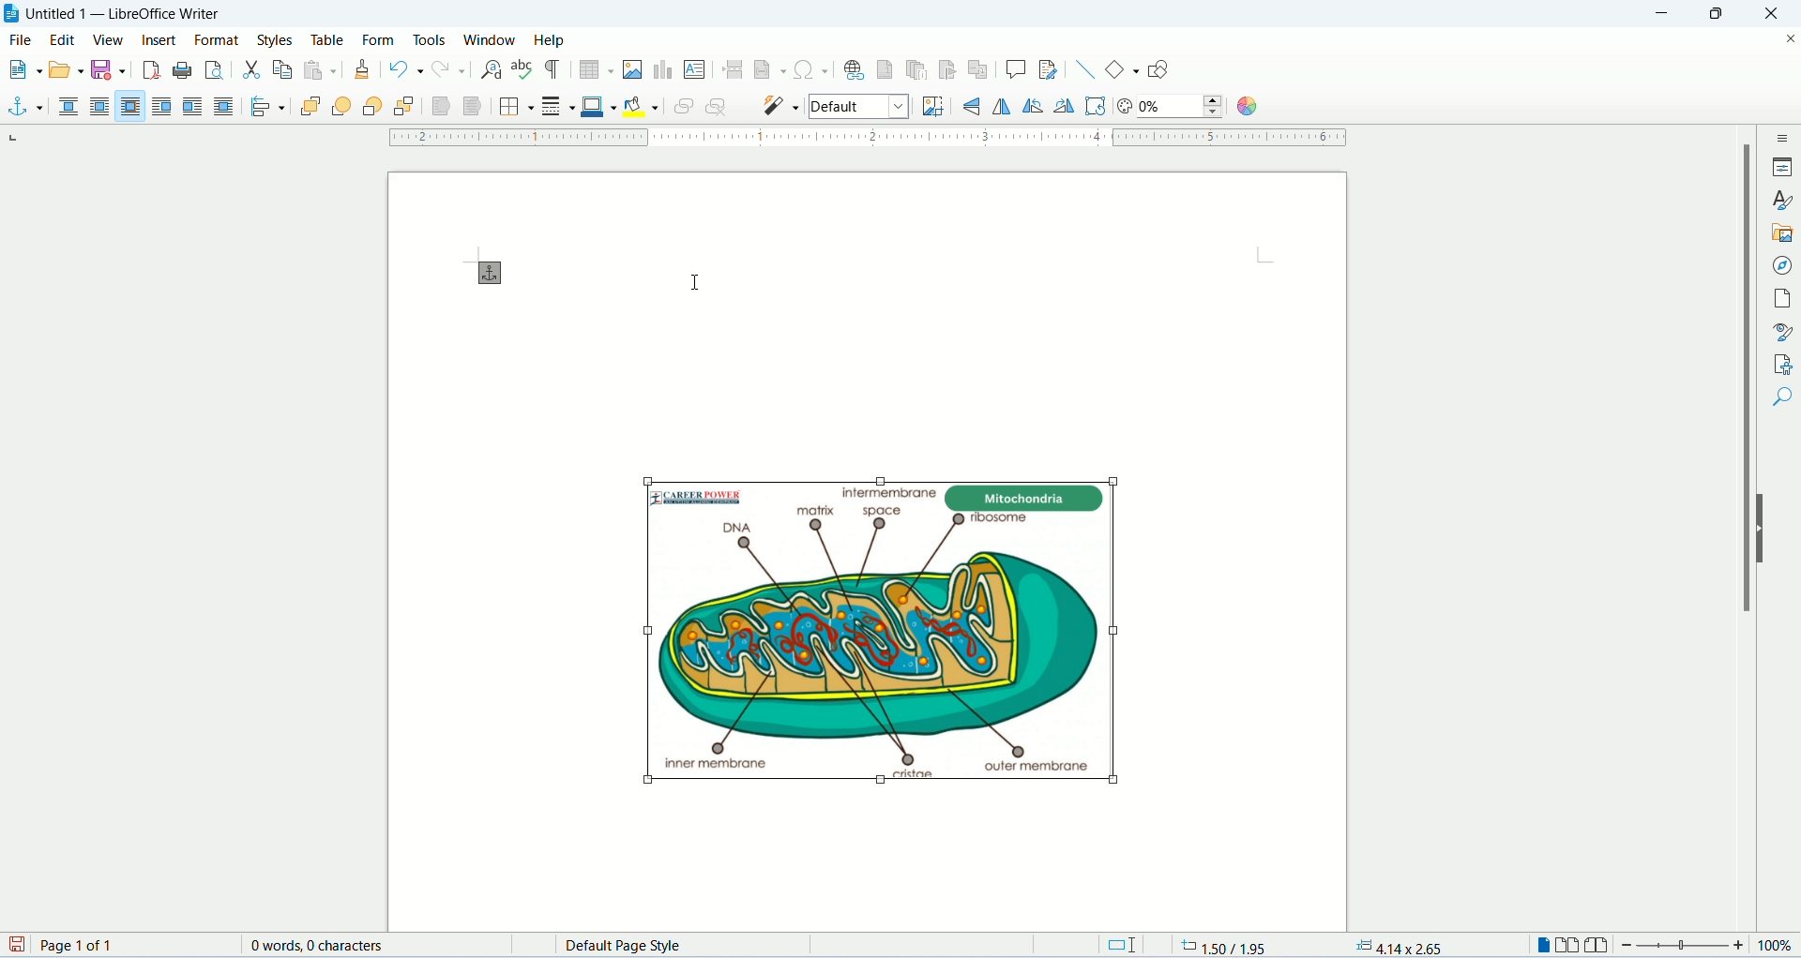  What do you see at coordinates (1782, 167) in the screenshot?
I see `properties` at bounding box center [1782, 167].